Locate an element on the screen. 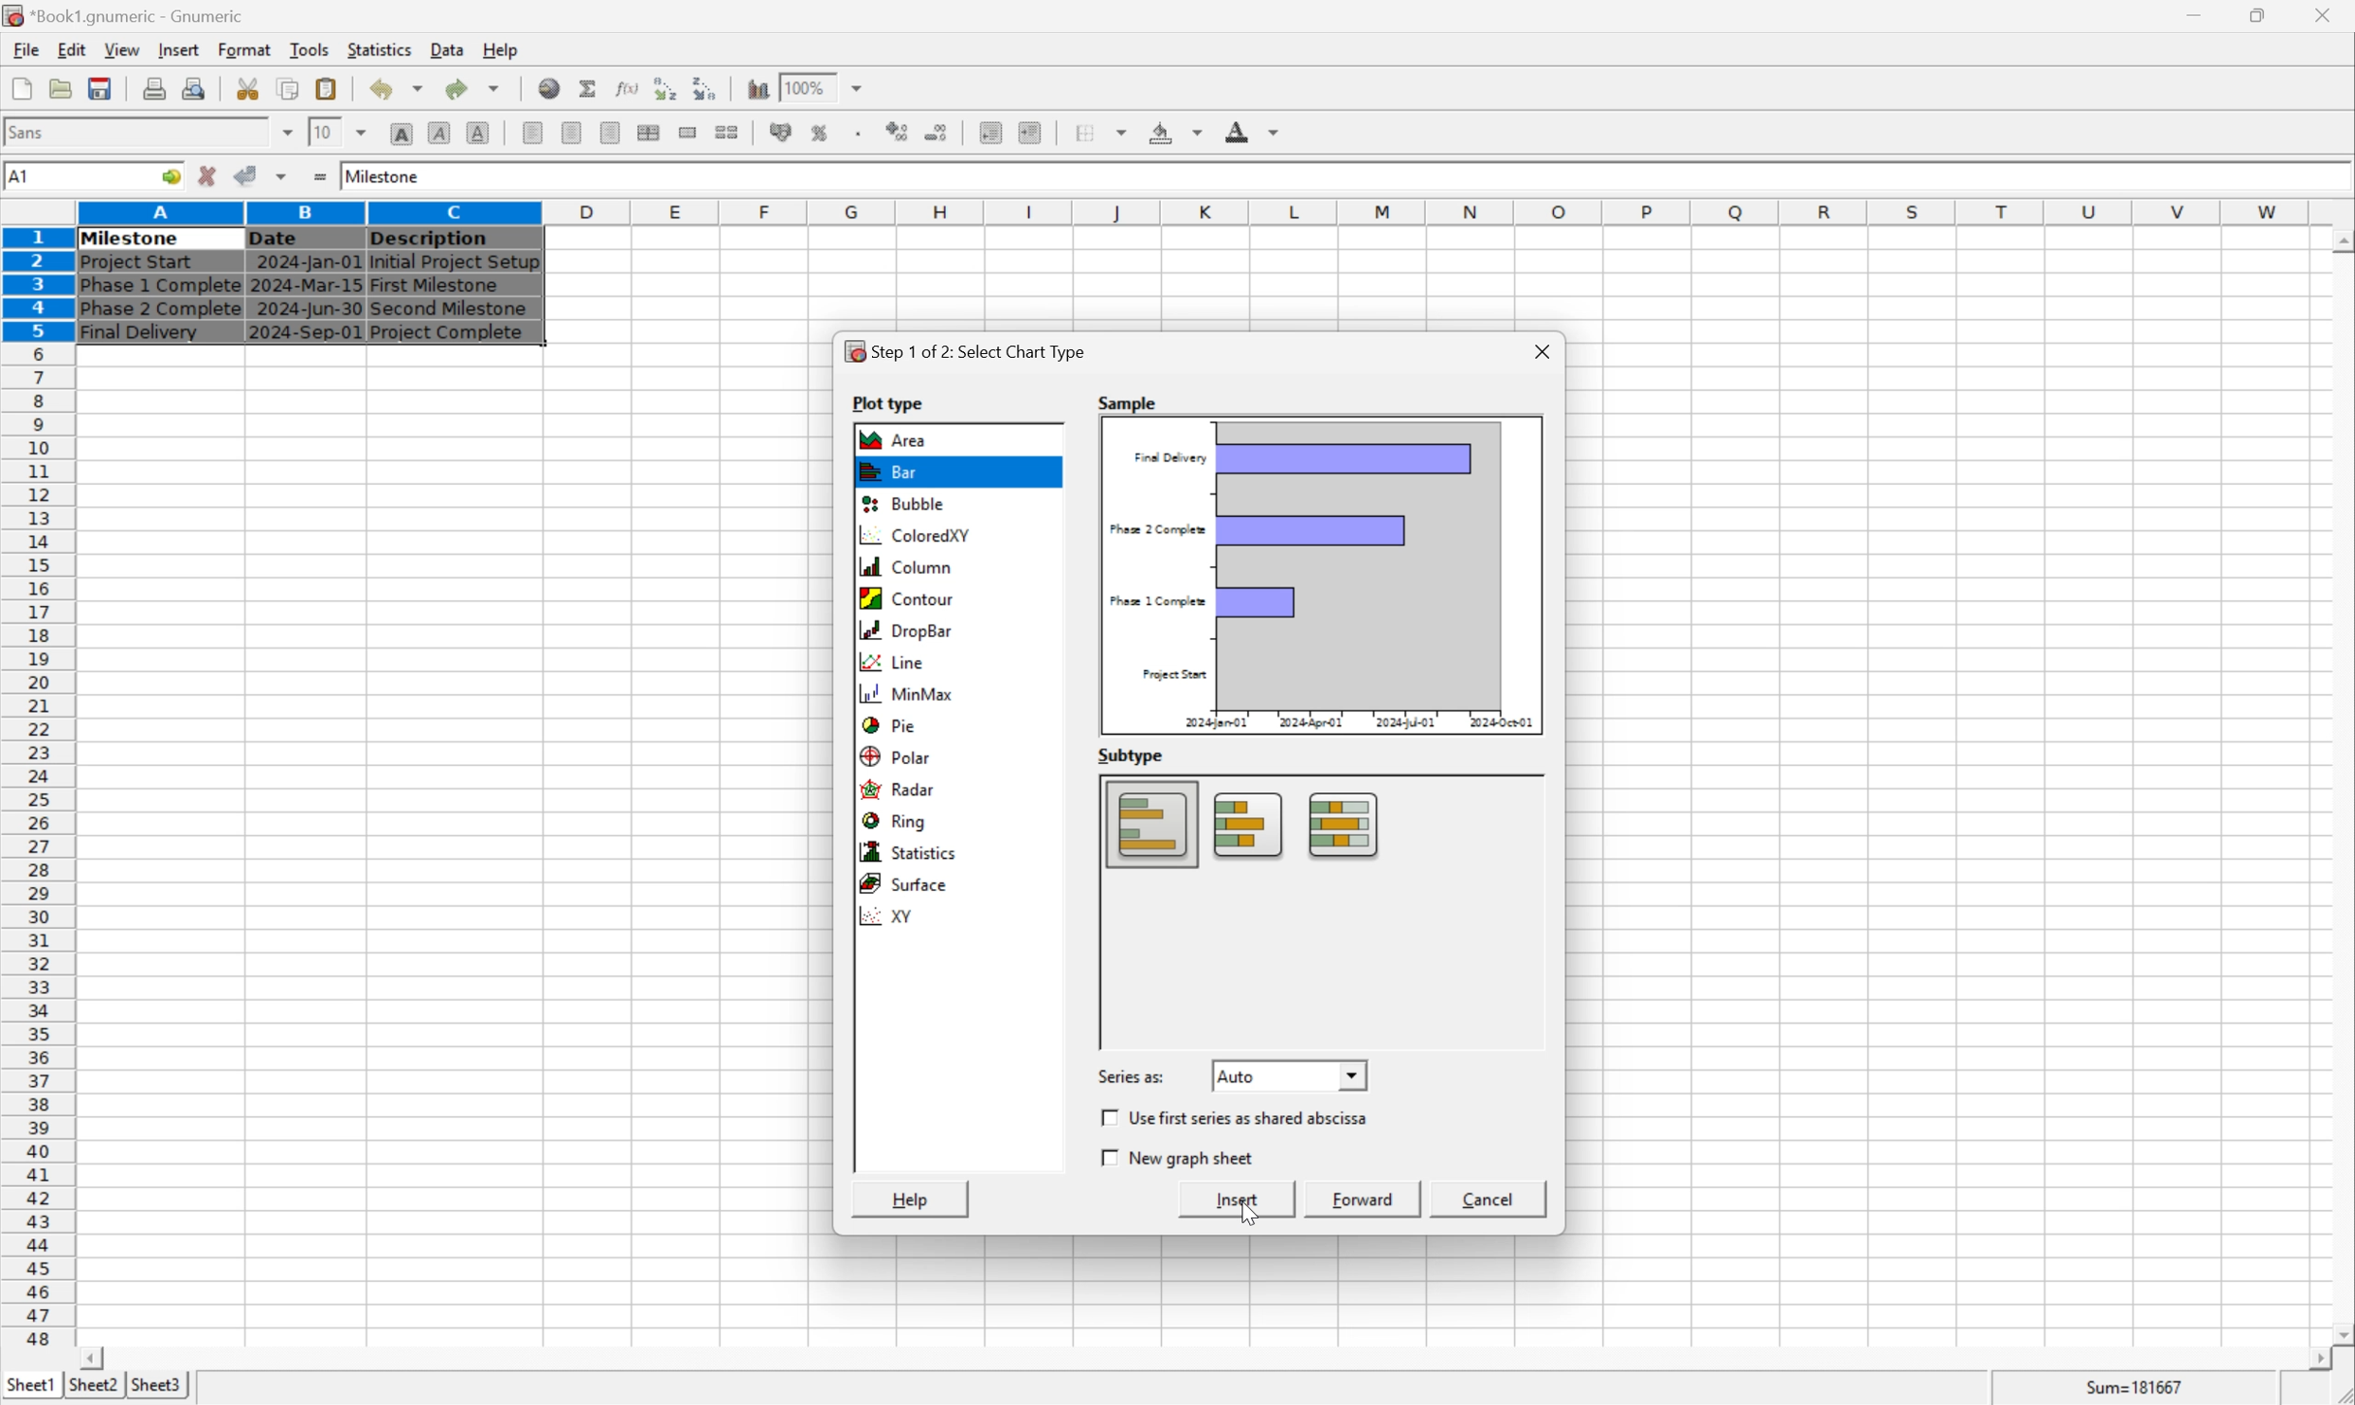 The width and height of the screenshot is (2355, 1405). column is located at coordinates (905, 566).